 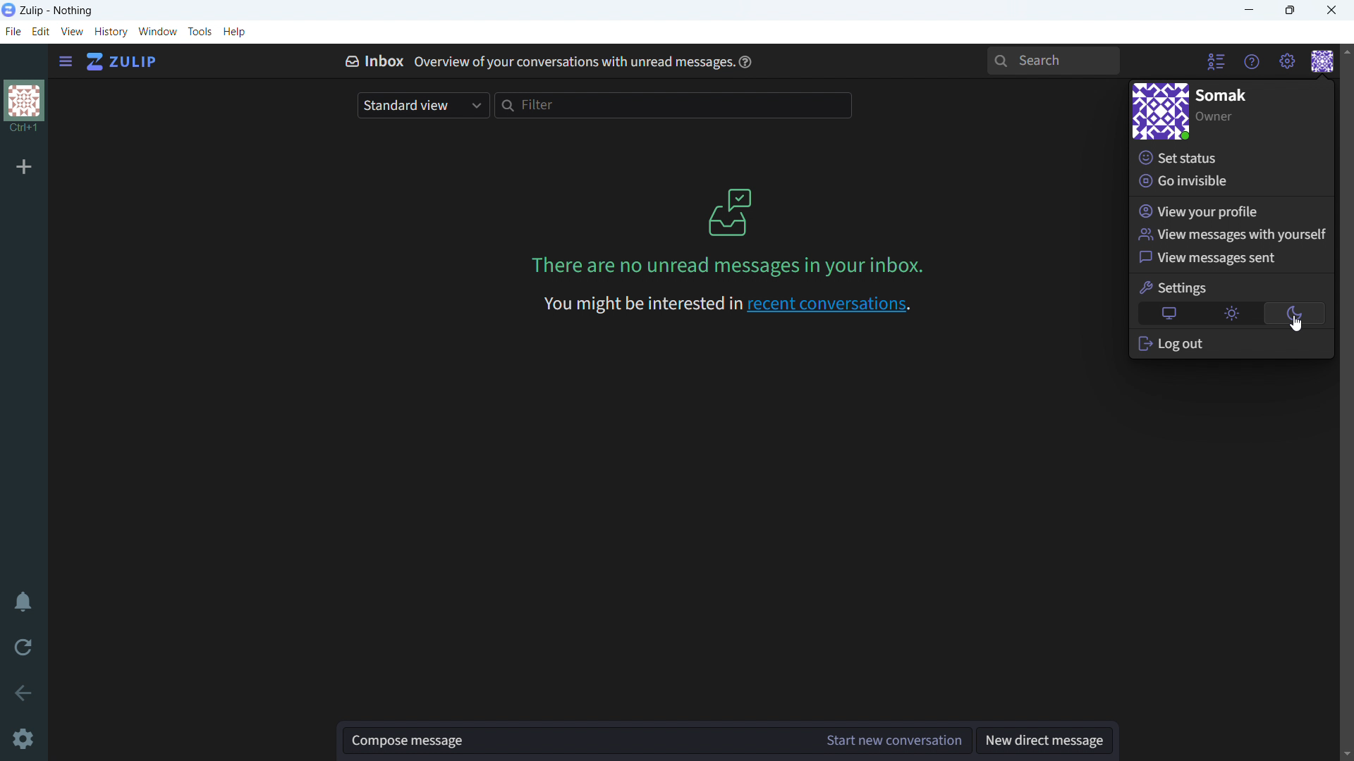 What do you see at coordinates (25, 107) in the screenshot?
I see `organization` at bounding box center [25, 107].